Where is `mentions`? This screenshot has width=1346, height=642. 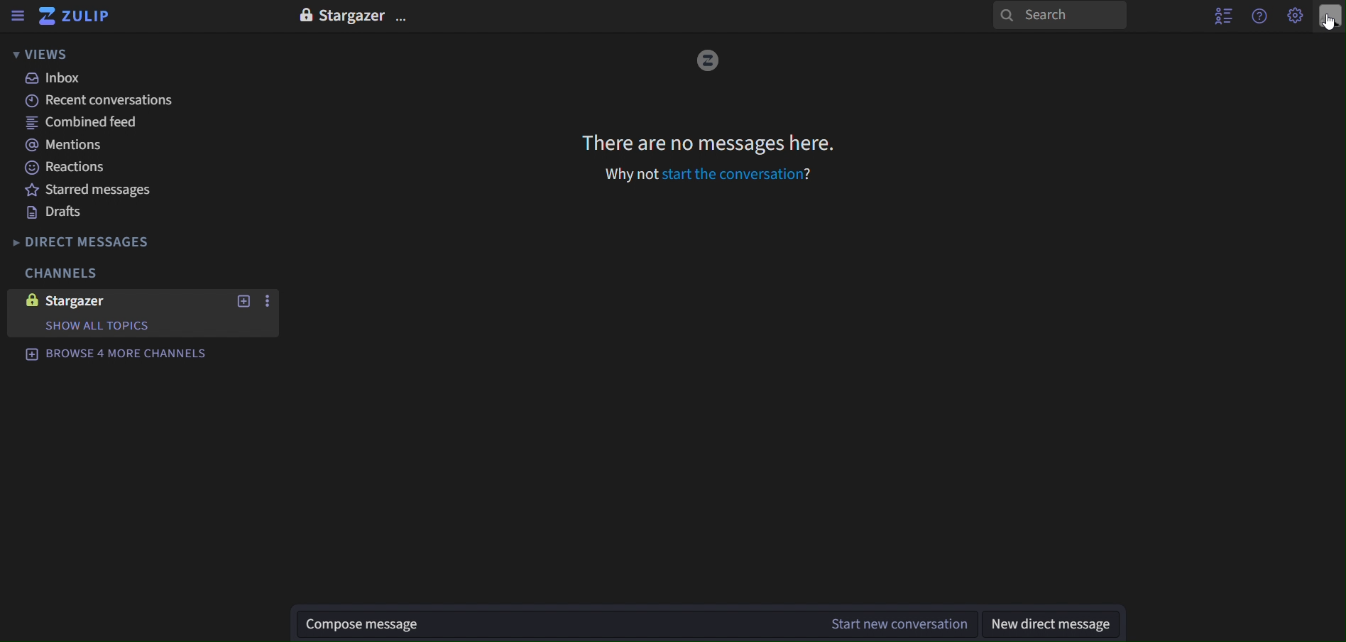 mentions is located at coordinates (67, 146).